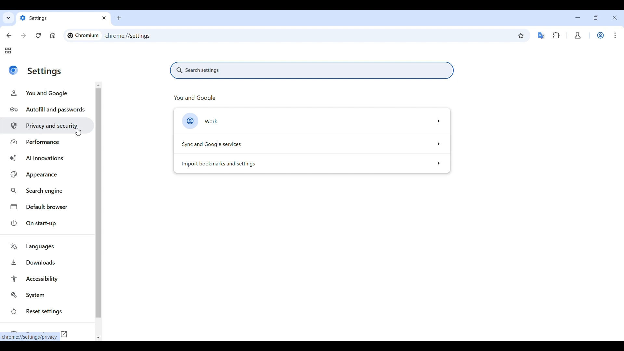 This screenshot has width=624, height=351. What do you see at coordinates (49, 246) in the screenshot?
I see `Languages` at bounding box center [49, 246].